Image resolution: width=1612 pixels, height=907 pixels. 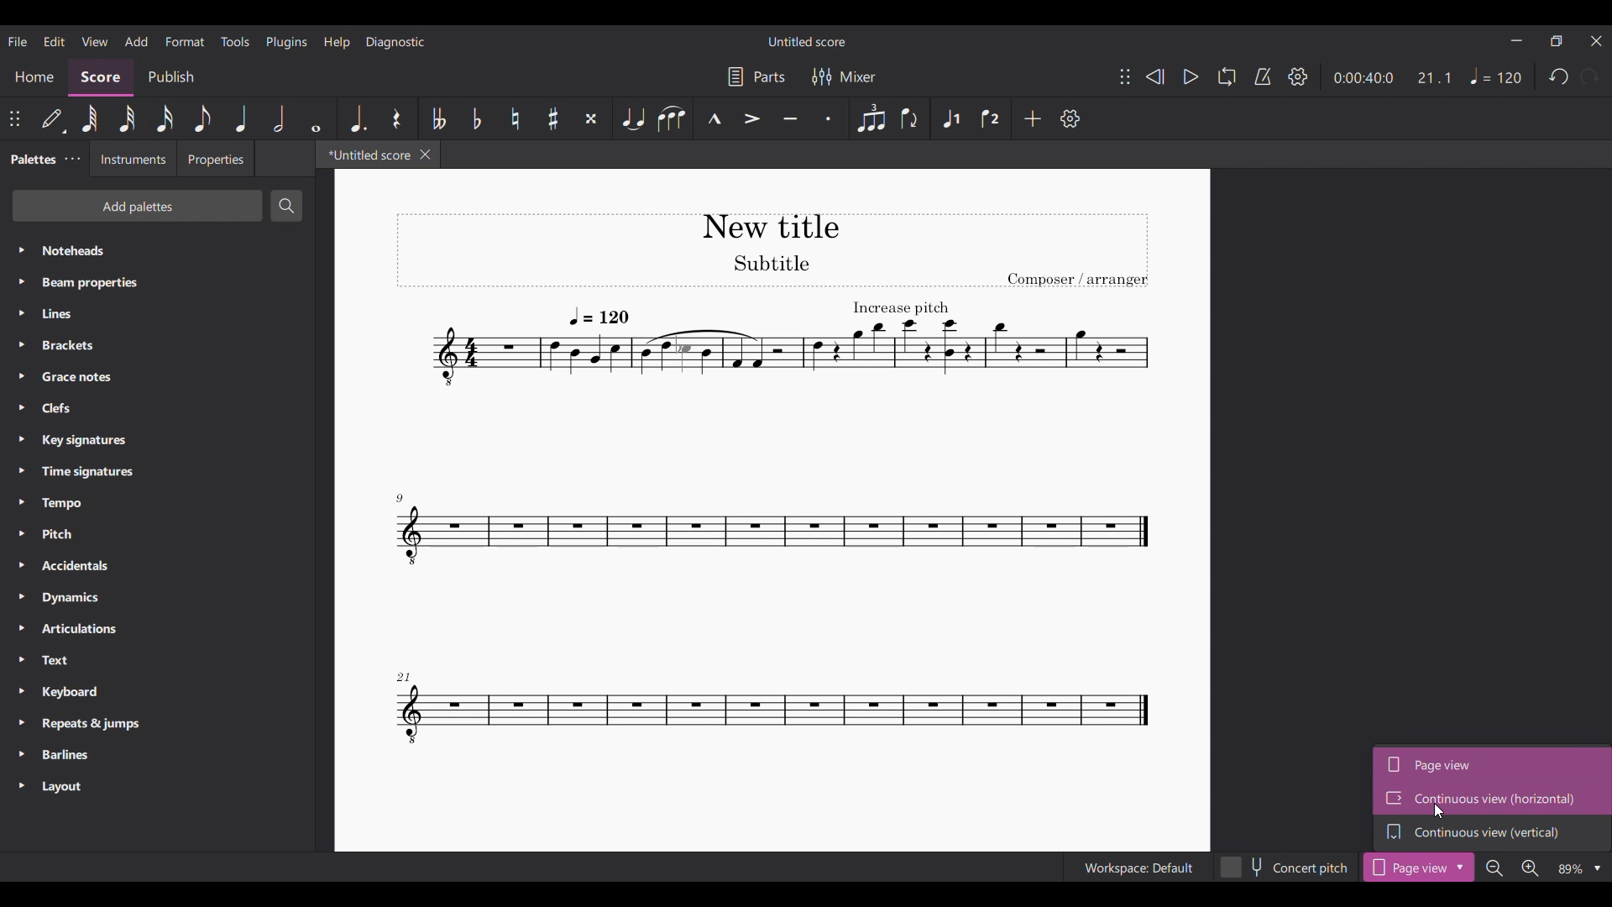 I want to click on Parts settings, so click(x=756, y=76).